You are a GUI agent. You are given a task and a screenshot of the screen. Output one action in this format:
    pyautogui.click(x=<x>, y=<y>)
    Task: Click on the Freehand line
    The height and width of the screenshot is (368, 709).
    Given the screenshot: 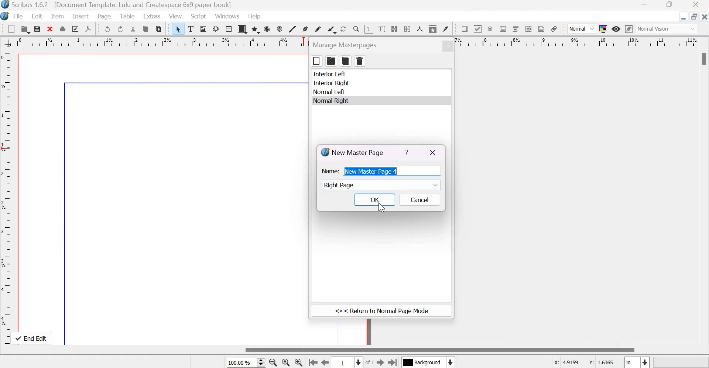 What is the action you would take?
    pyautogui.click(x=318, y=29)
    